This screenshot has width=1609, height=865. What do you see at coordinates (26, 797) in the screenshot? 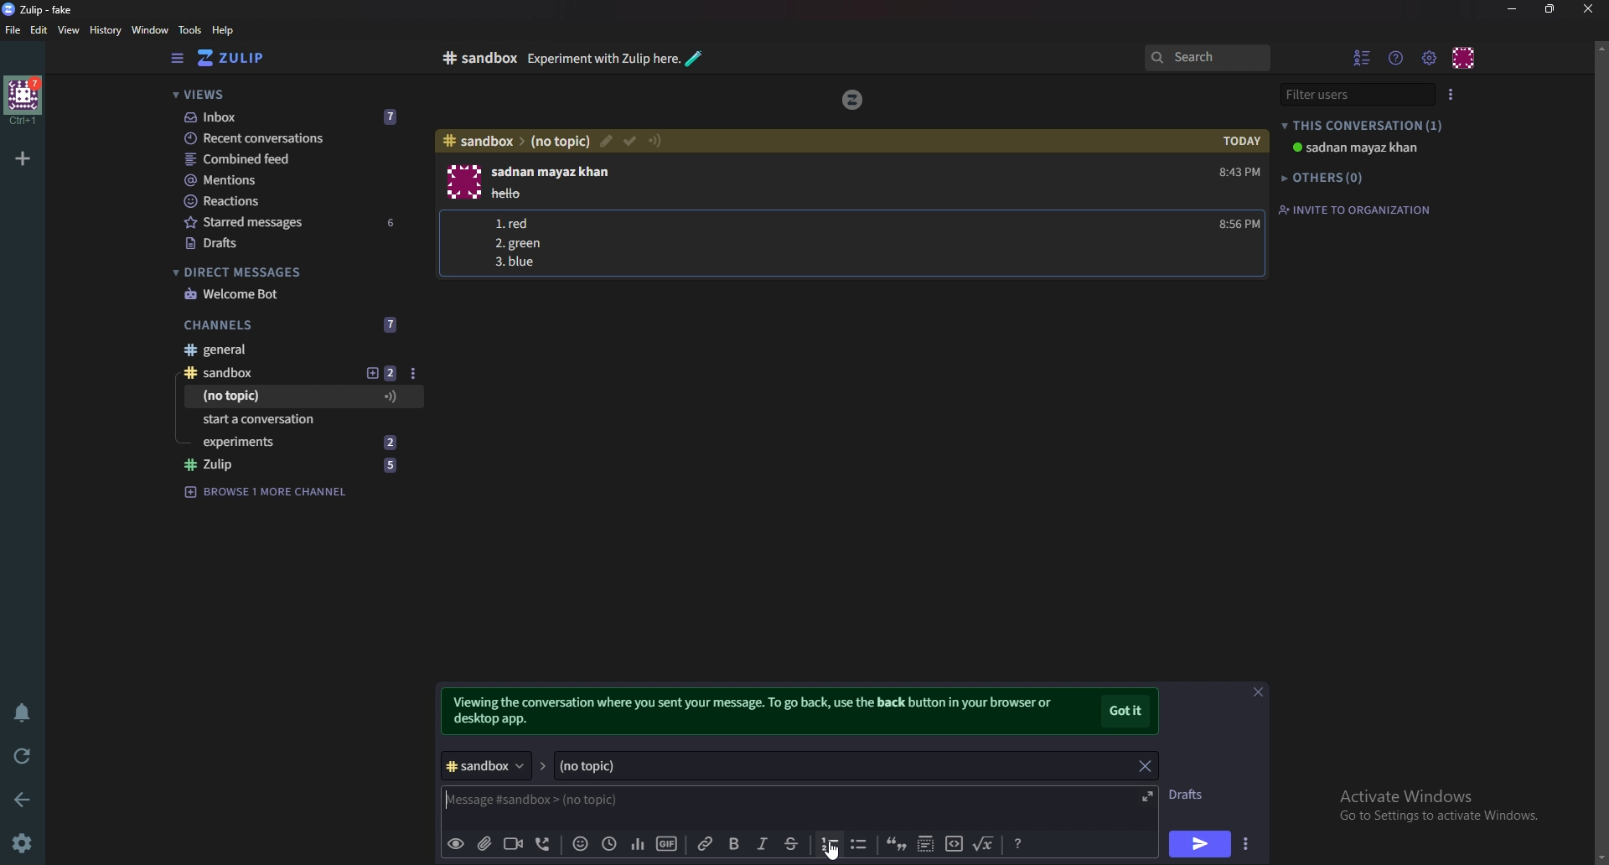
I see `back` at bounding box center [26, 797].